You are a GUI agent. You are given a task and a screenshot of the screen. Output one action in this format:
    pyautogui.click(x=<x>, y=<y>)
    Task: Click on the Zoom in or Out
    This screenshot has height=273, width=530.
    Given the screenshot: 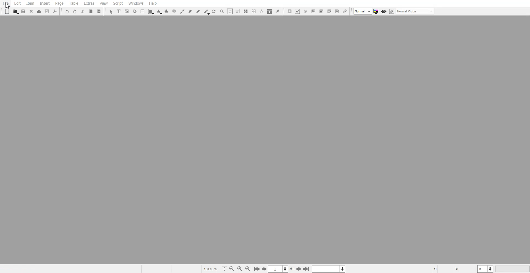 What is the action you would take?
    pyautogui.click(x=222, y=11)
    